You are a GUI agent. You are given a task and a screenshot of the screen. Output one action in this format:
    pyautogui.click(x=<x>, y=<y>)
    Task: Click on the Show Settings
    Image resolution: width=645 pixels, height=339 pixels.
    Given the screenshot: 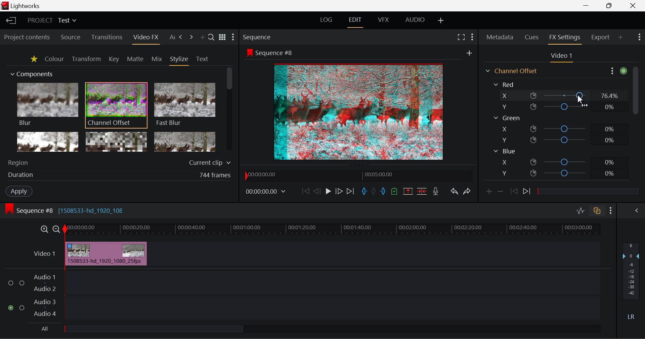 What is the action you would take?
    pyautogui.click(x=617, y=71)
    